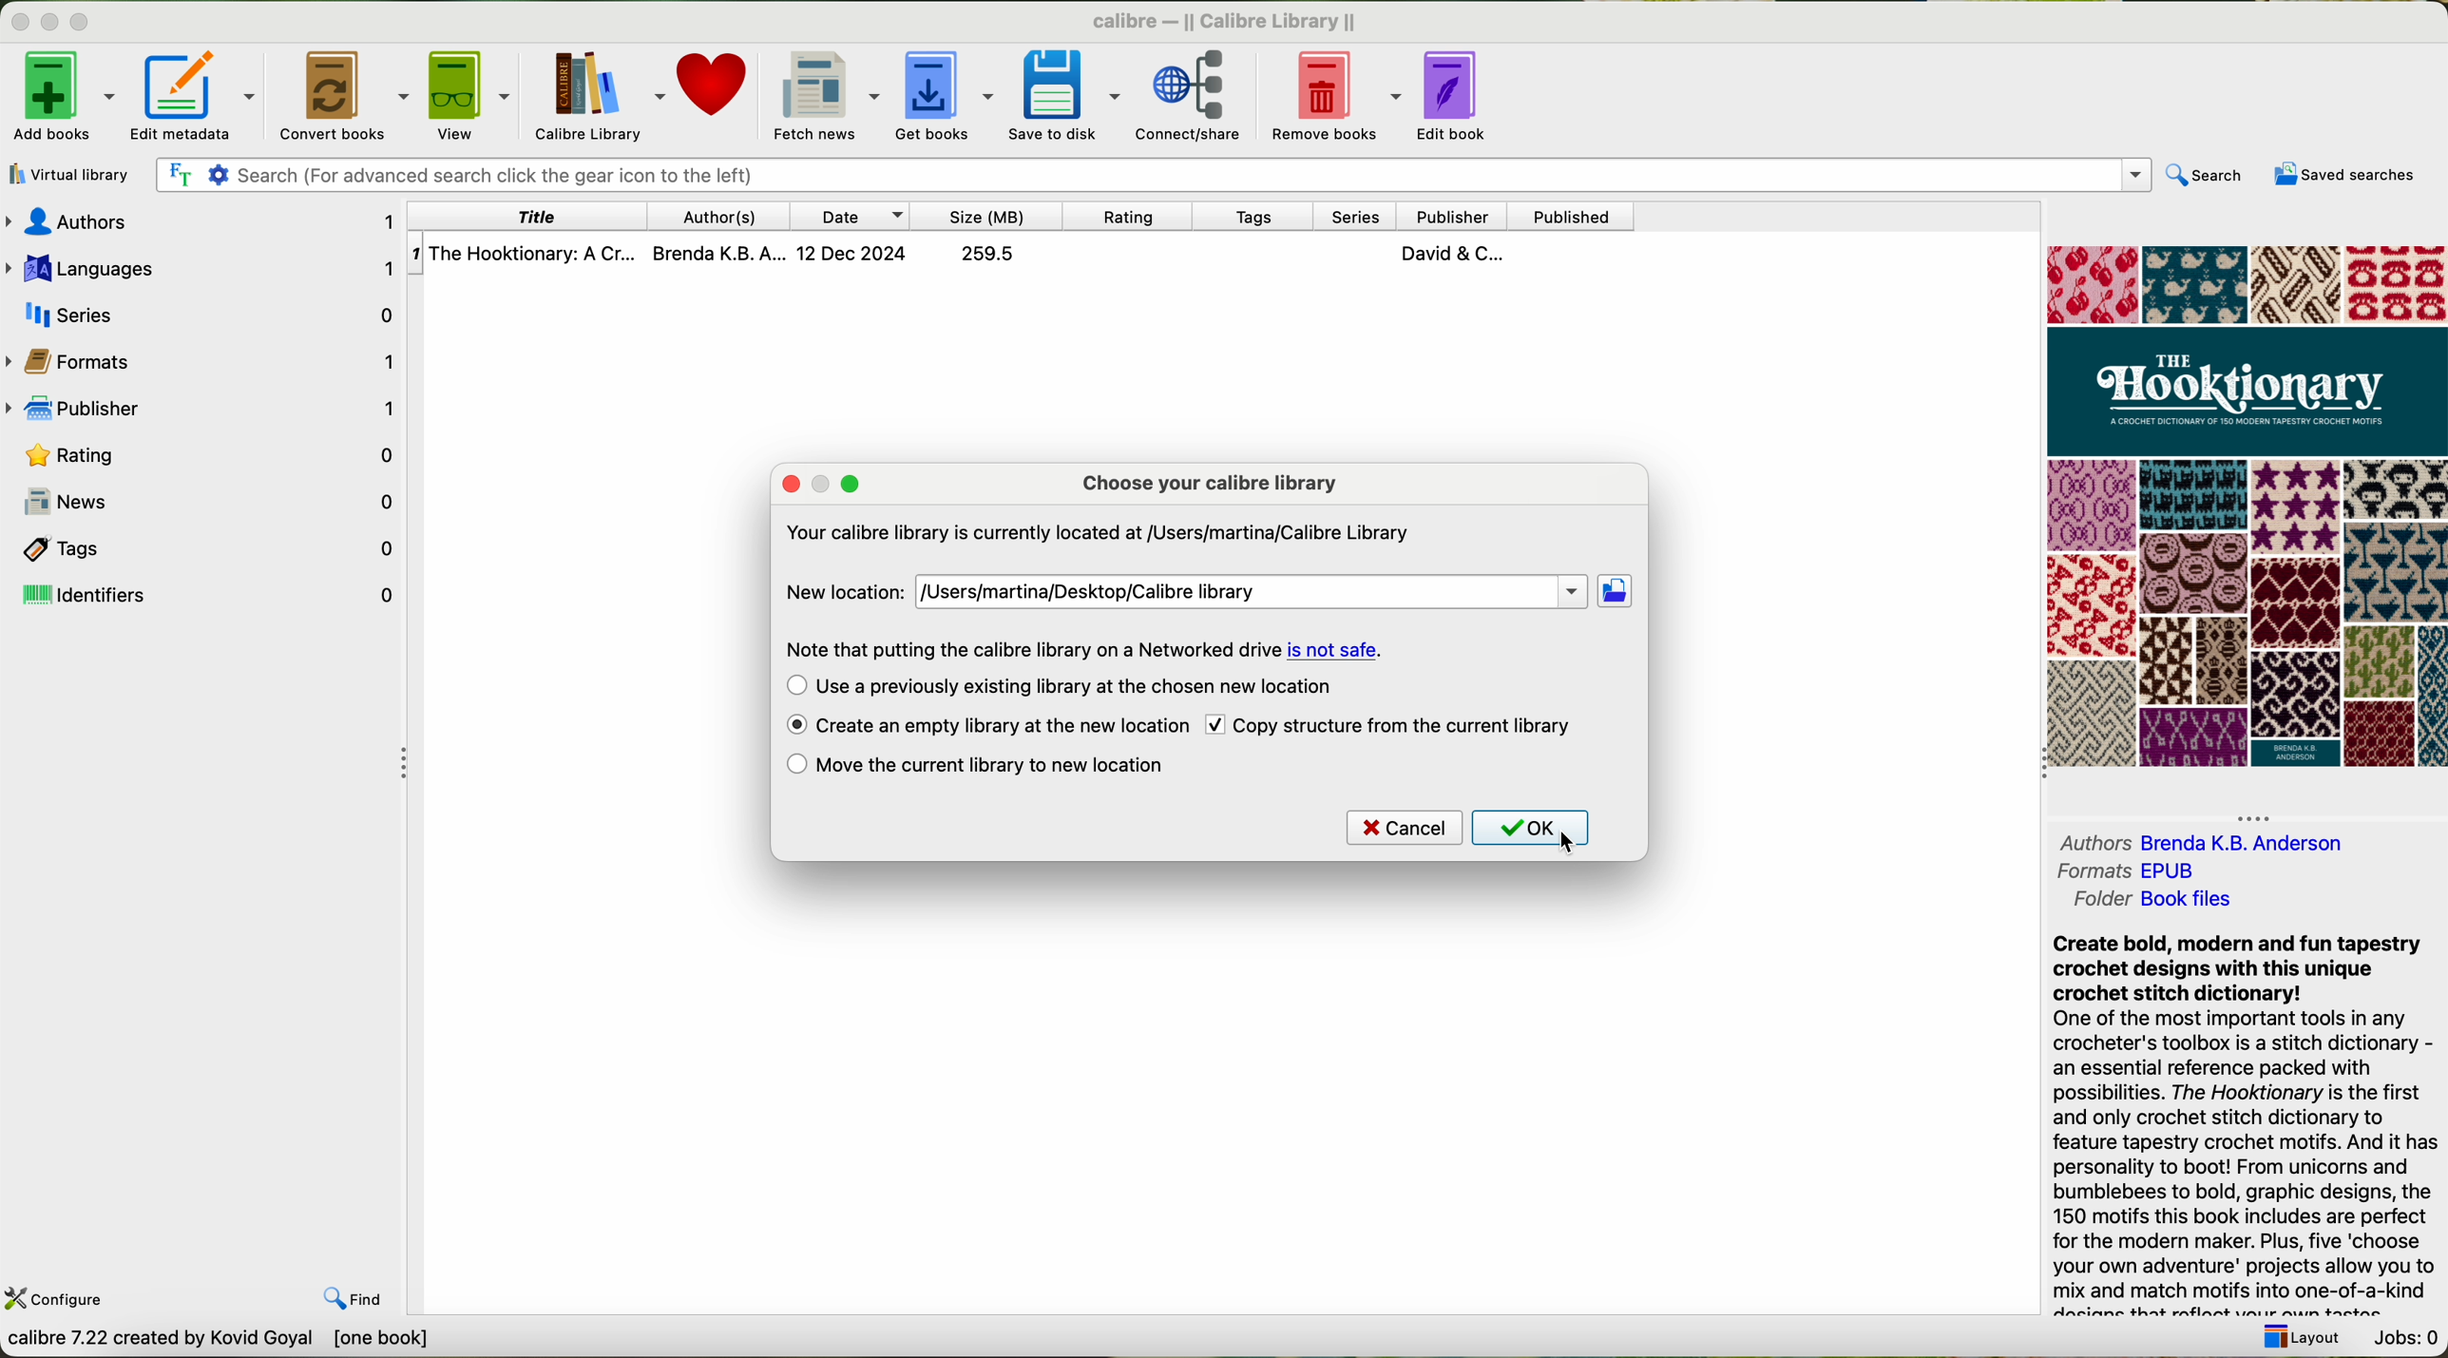 The image size is (2448, 1358). Describe the element at coordinates (861, 214) in the screenshot. I see `date` at that location.